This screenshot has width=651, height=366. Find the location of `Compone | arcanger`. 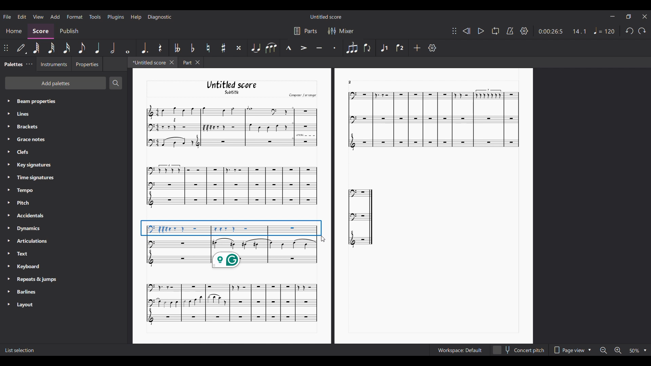

Compone | arcanger is located at coordinates (302, 96).